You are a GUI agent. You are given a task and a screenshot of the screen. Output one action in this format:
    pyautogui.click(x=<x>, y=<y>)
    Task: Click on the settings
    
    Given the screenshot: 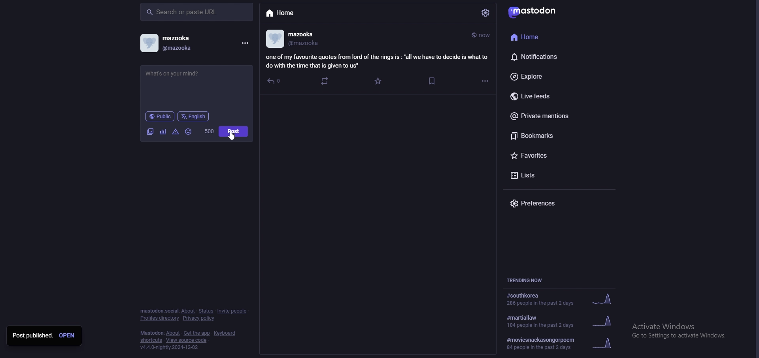 What is the action you would take?
    pyautogui.click(x=486, y=12)
    